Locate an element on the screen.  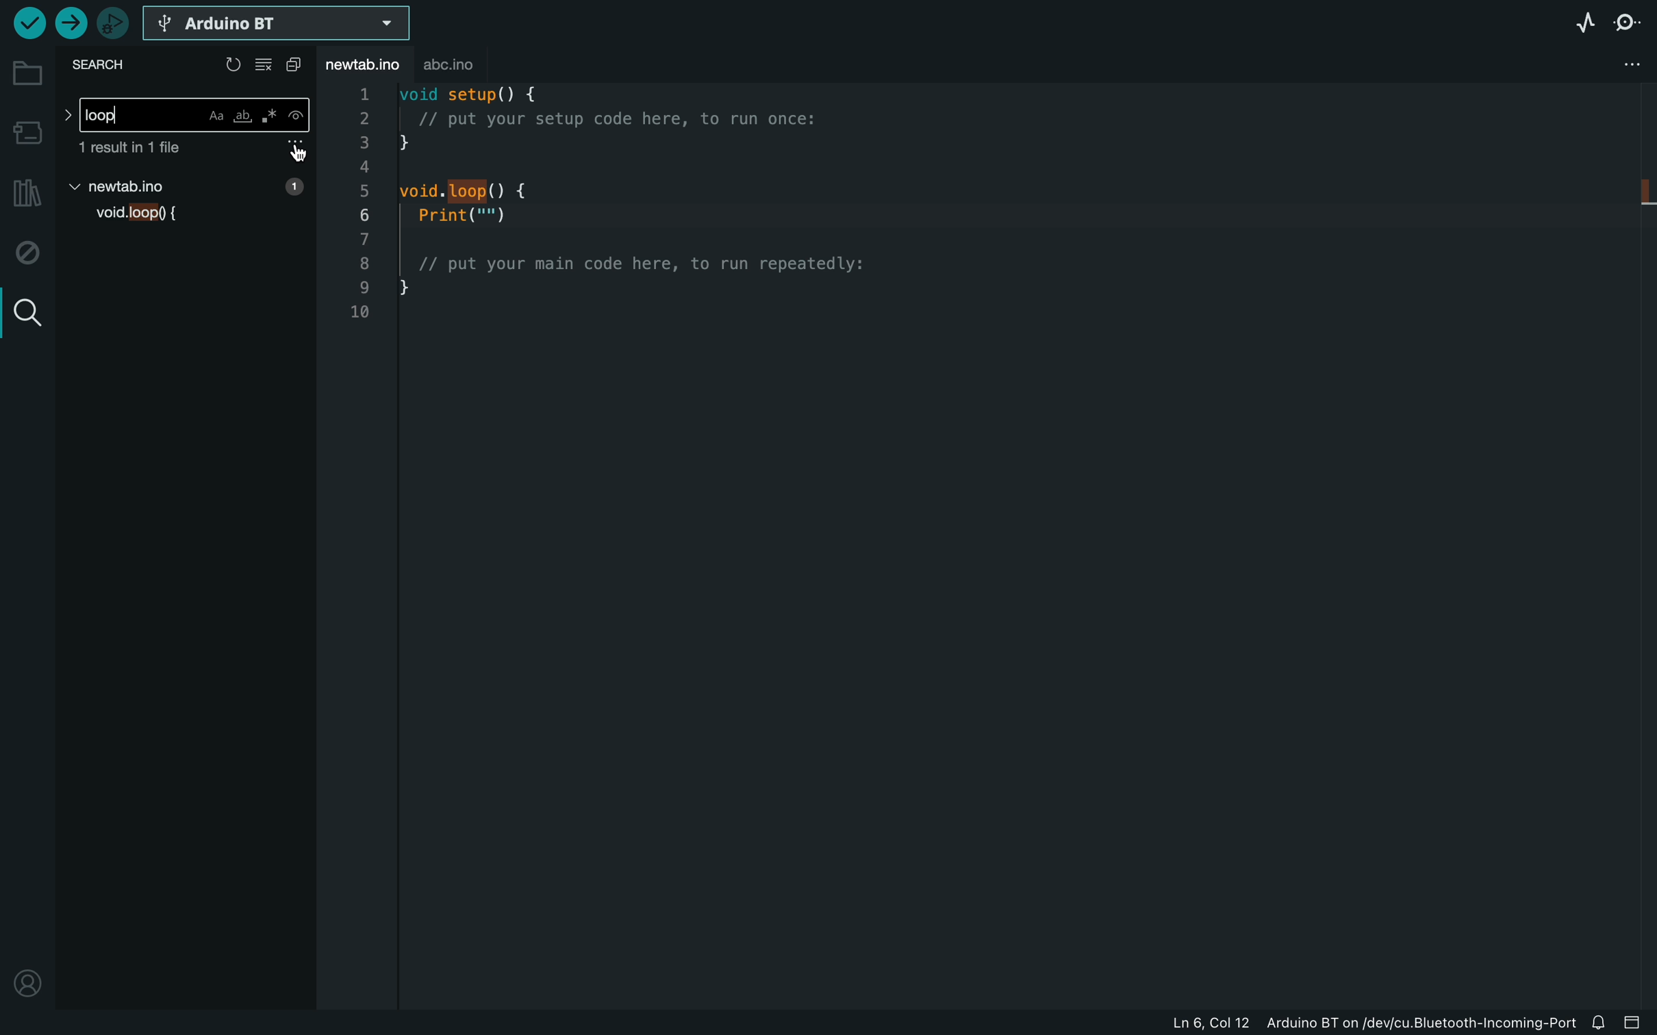
file setting is located at coordinates (1624, 64).